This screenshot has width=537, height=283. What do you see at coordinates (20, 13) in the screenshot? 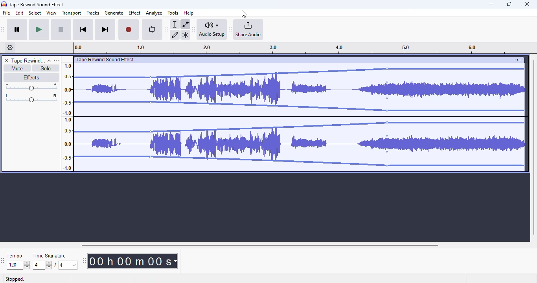
I see `edit` at bounding box center [20, 13].